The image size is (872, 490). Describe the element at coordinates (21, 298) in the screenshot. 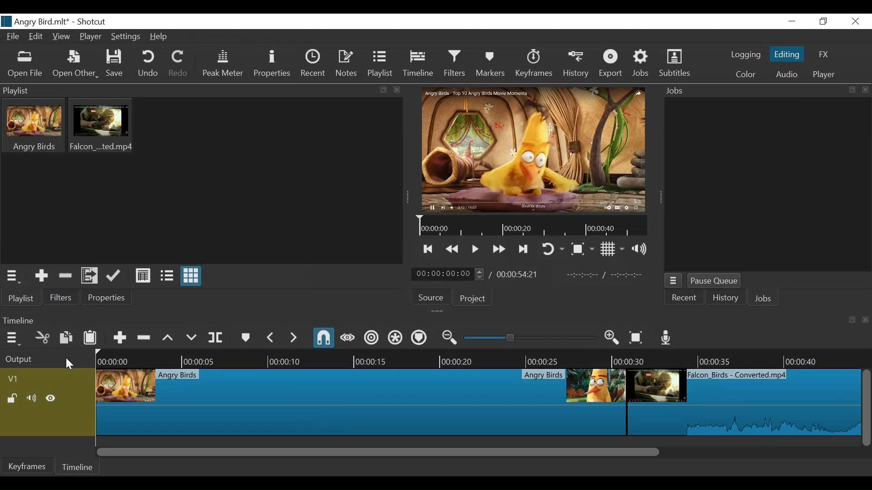

I see `Playlist ` at that location.